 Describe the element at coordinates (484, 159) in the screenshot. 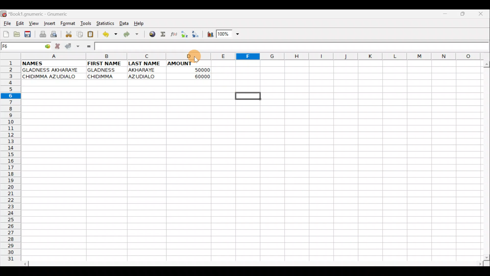

I see `Scroll bar` at that location.